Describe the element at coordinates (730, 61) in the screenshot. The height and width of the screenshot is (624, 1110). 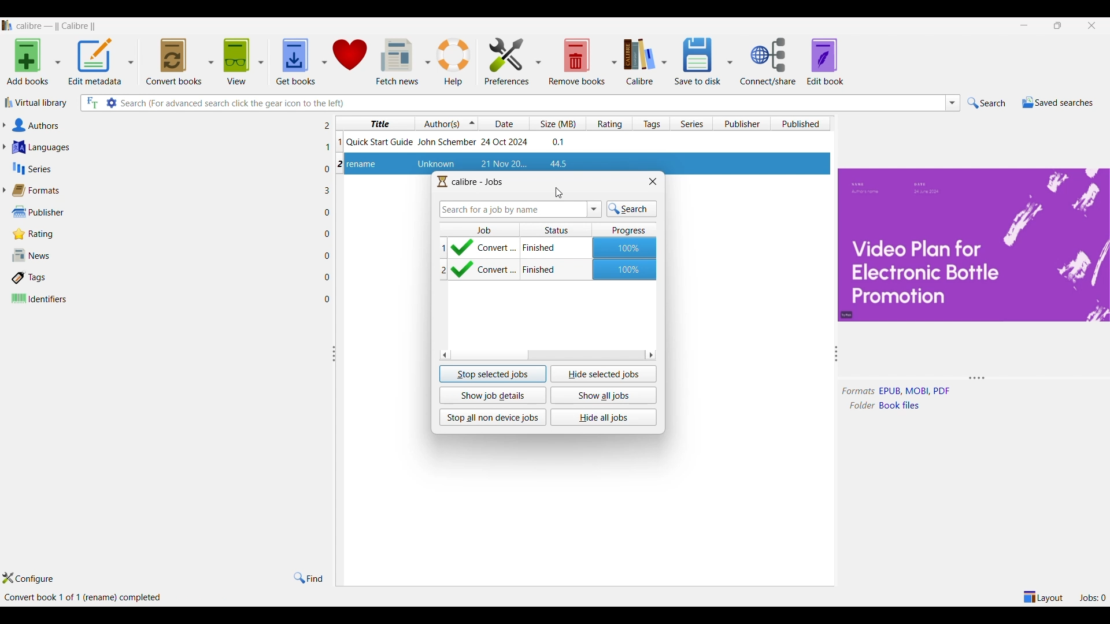
I see `Save options` at that location.